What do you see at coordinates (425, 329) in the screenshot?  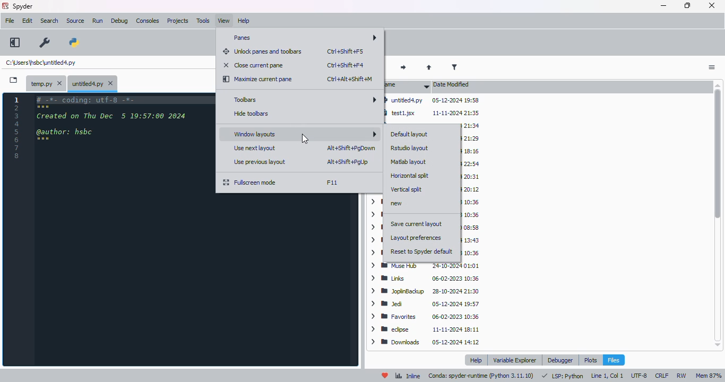 I see `eclipse` at bounding box center [425, 329].